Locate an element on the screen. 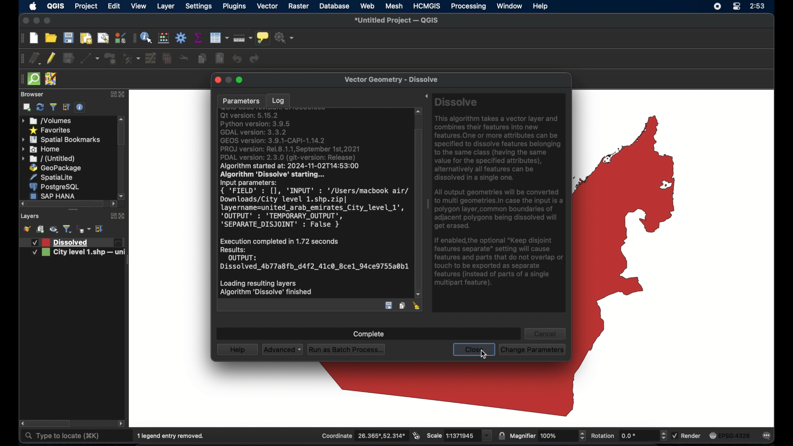 Image resolution: width=793 pixels, height=446 pixels. save project is located at coordinates (69, 38).